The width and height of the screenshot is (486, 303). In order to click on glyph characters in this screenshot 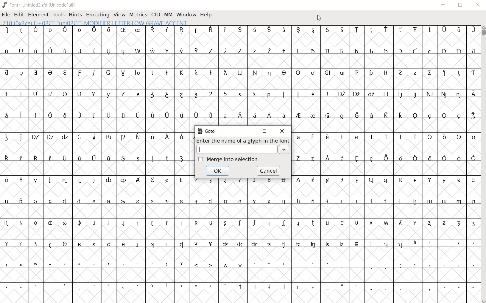, I will do `click(96, 164)`.